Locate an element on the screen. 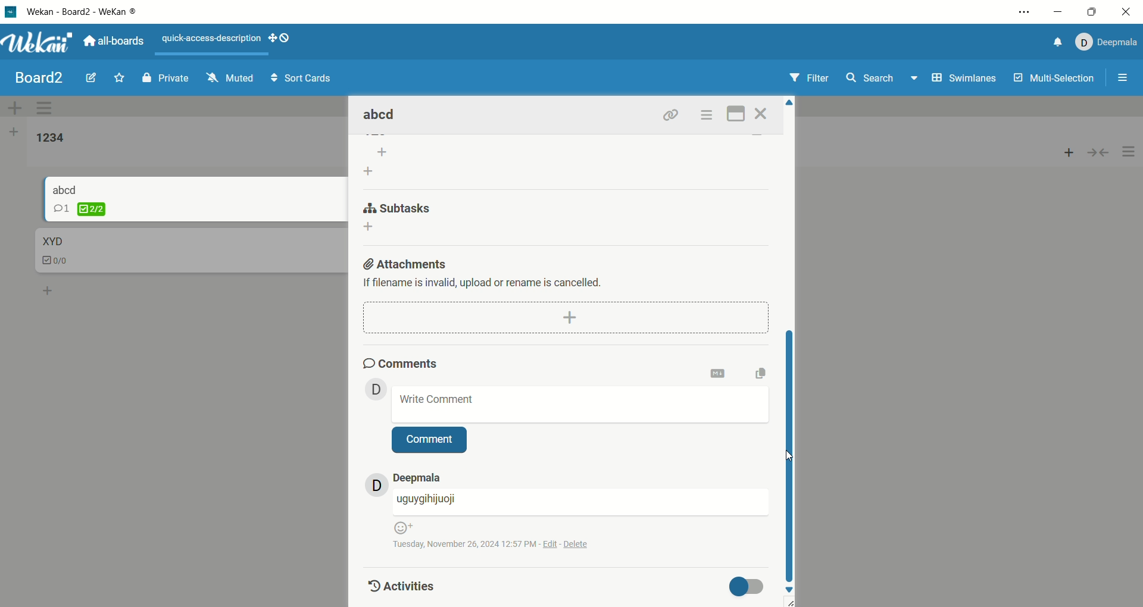 This screenshot has height=607, width=1143. close is located at coordinates (1125, 14).